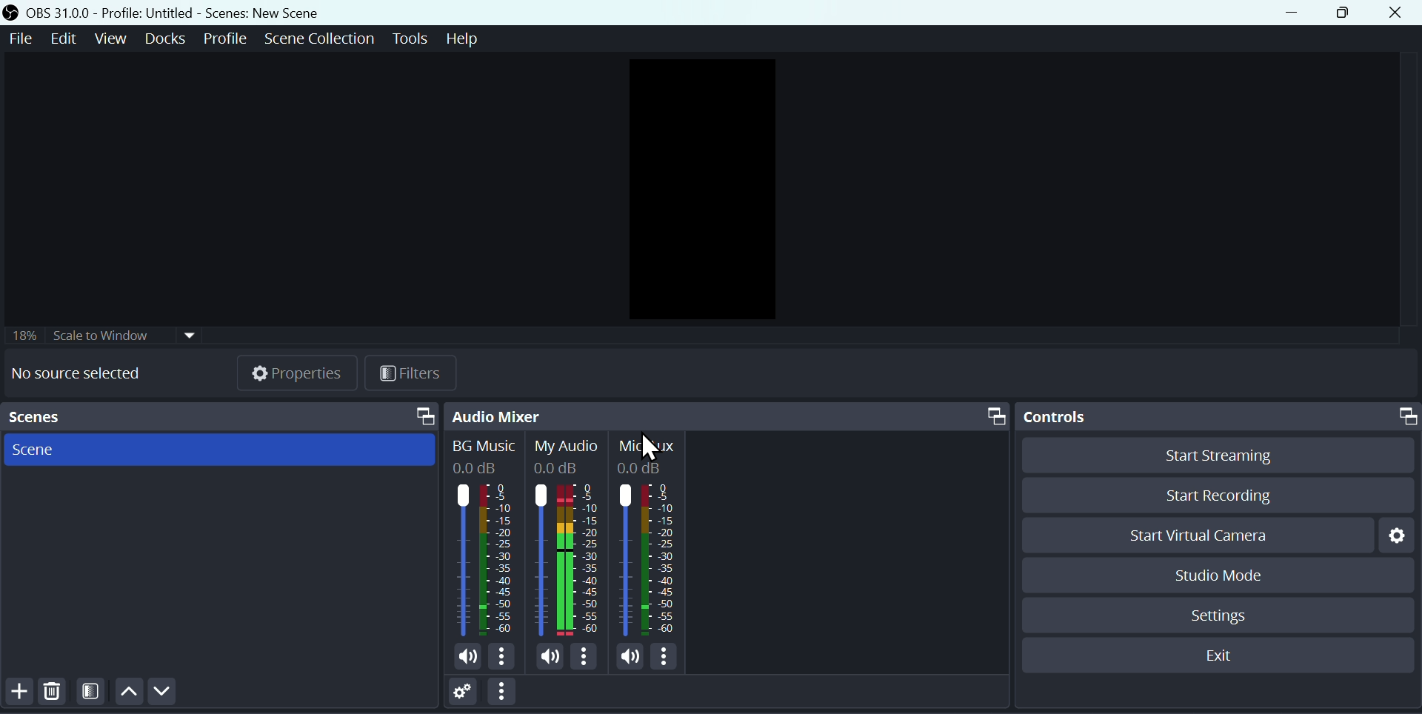  Describe the element at coordinates (1221, 653) in the screenshot. I see `Exit` at that location.